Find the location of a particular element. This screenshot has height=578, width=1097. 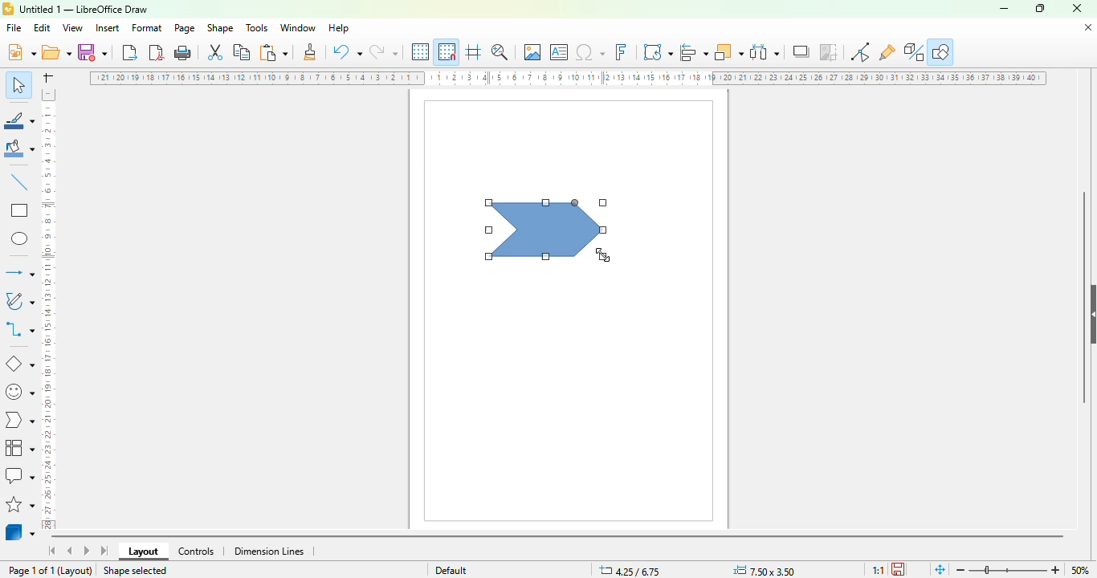

copy is located at coordinates (242, 52).